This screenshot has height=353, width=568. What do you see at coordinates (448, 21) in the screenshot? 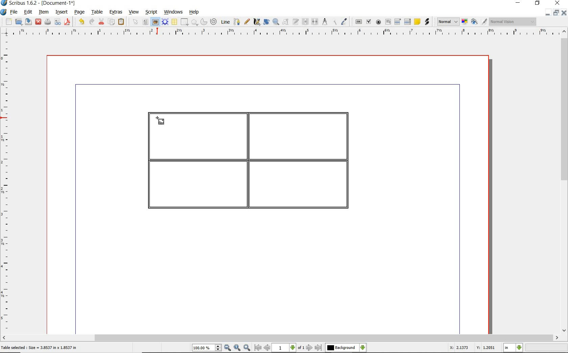
I see `image preview quality` at bounding box center [448, 21].